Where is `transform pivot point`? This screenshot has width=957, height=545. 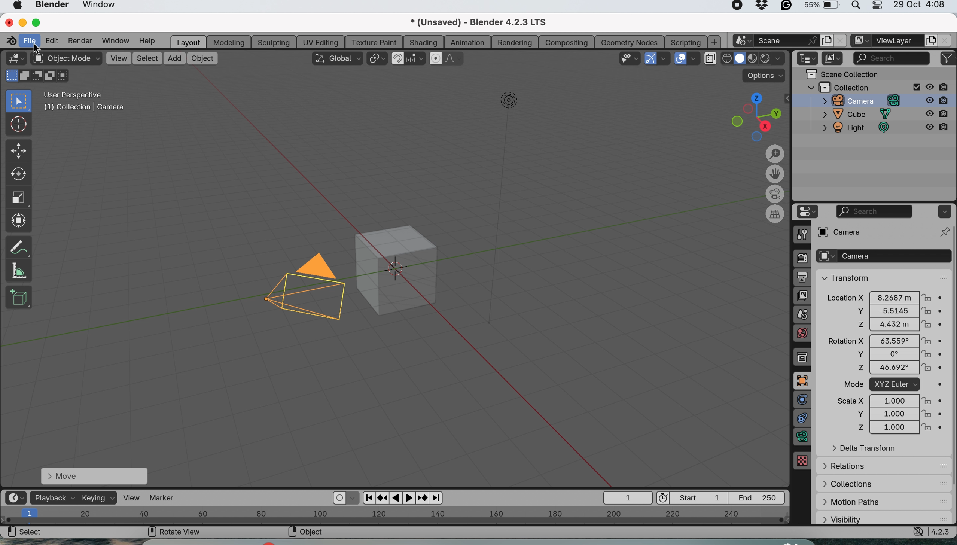
transform pivot point is located at coordinates (377, 60).